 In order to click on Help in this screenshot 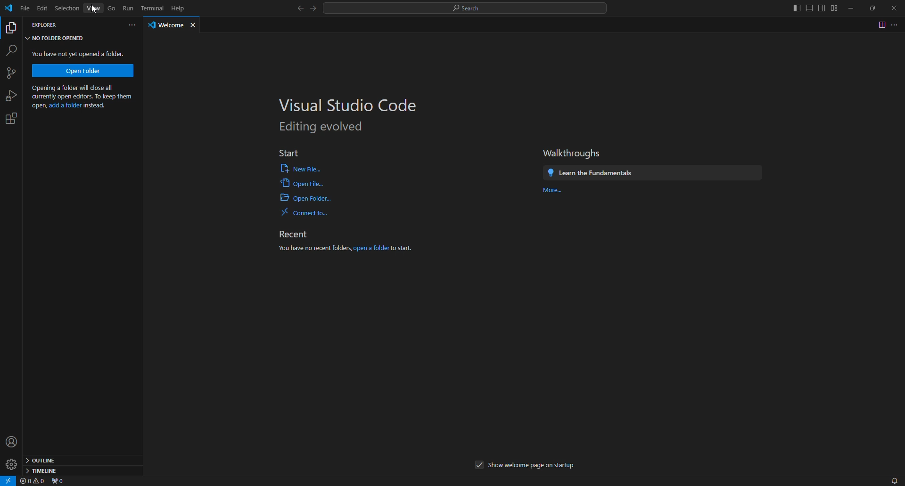, I will do `click(180, 8)`.